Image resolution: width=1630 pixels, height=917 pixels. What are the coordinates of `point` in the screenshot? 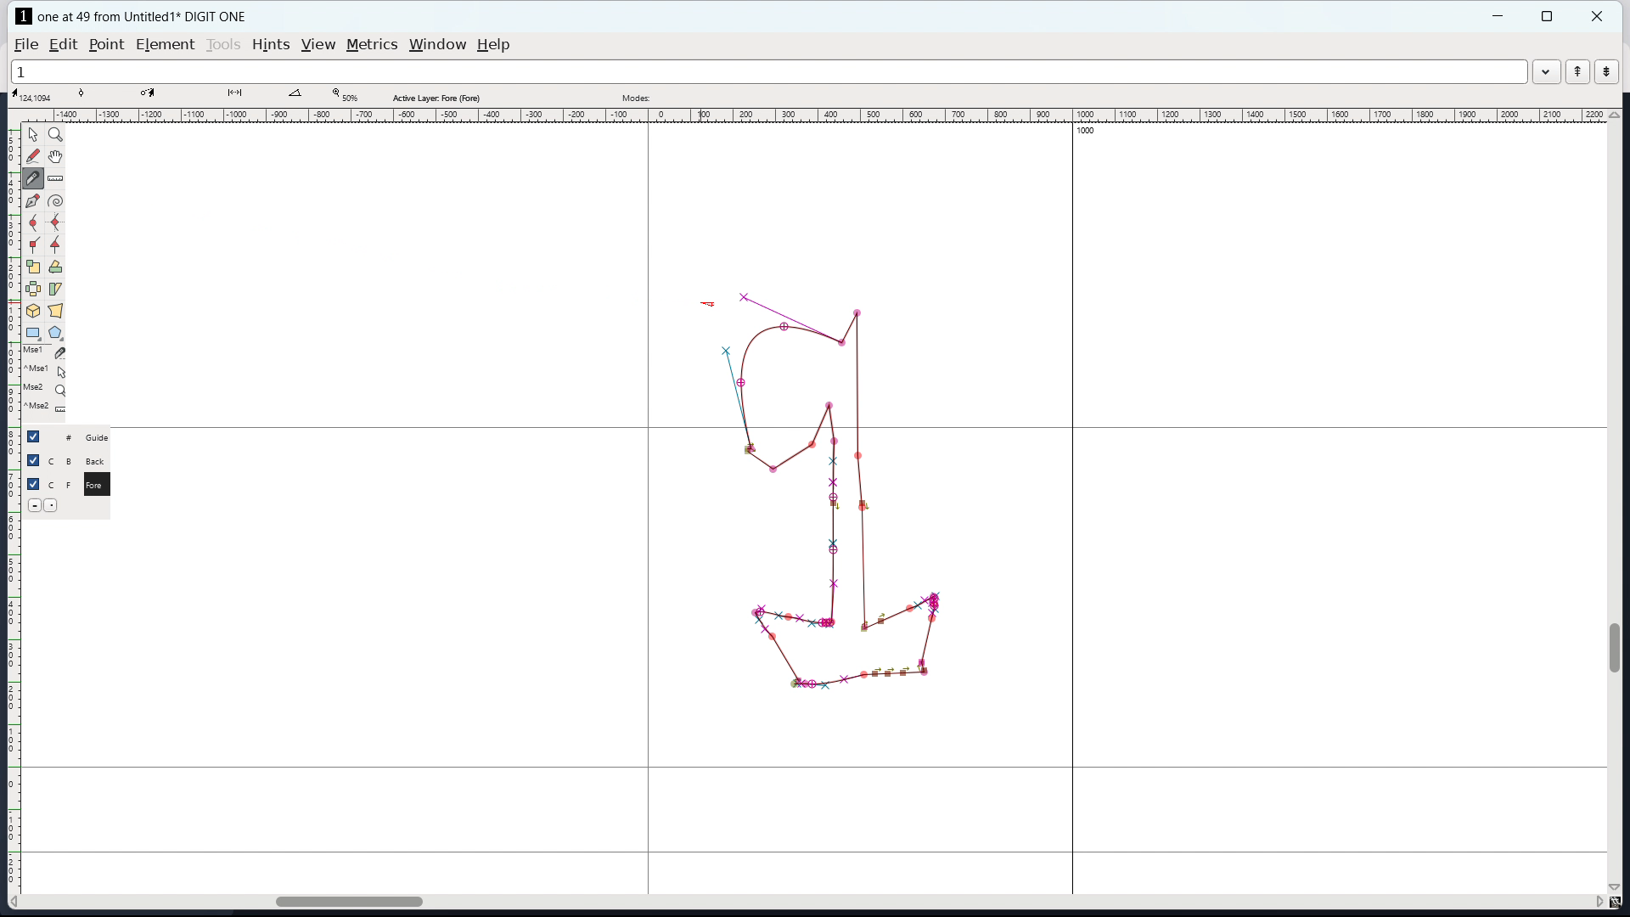 It's located at (108, 45).